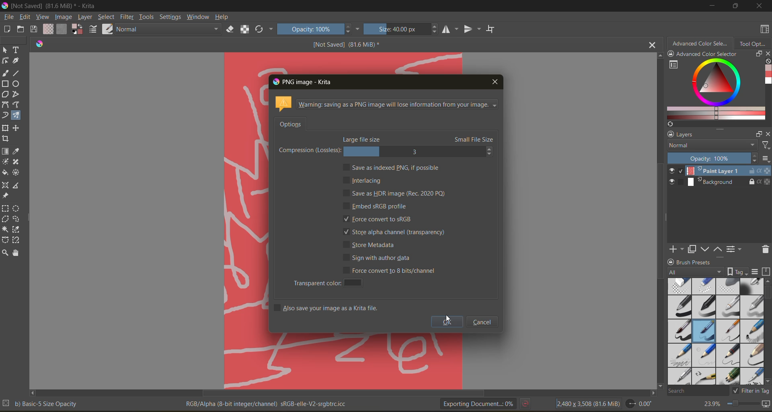  Describe the element at coordinates (61, 29) in the screenshot. I see `fill patterns` at that location.